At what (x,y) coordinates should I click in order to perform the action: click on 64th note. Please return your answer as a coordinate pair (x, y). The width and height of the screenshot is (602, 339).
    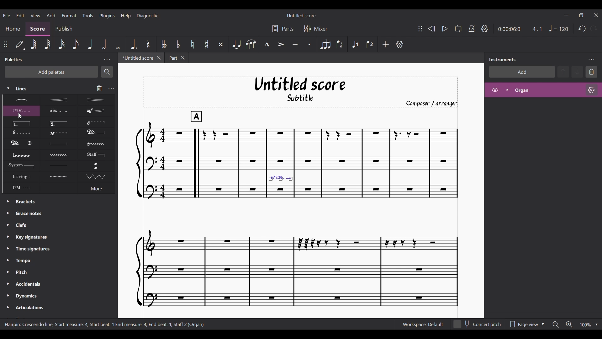
    Looking at the image, I should click on (34, 45).